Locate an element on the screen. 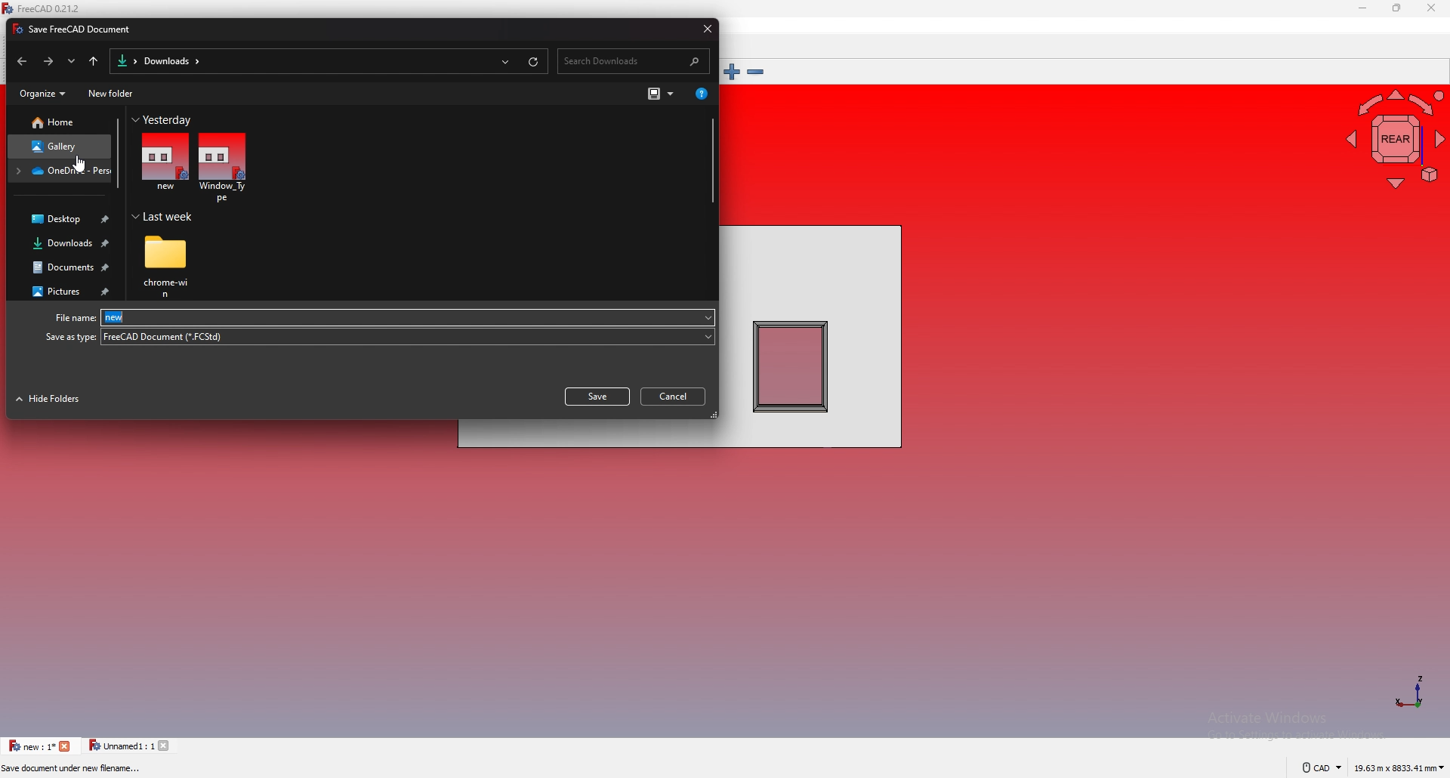 This screenshot has width=1450, height=778. organize is located at coordinates (43, 94).